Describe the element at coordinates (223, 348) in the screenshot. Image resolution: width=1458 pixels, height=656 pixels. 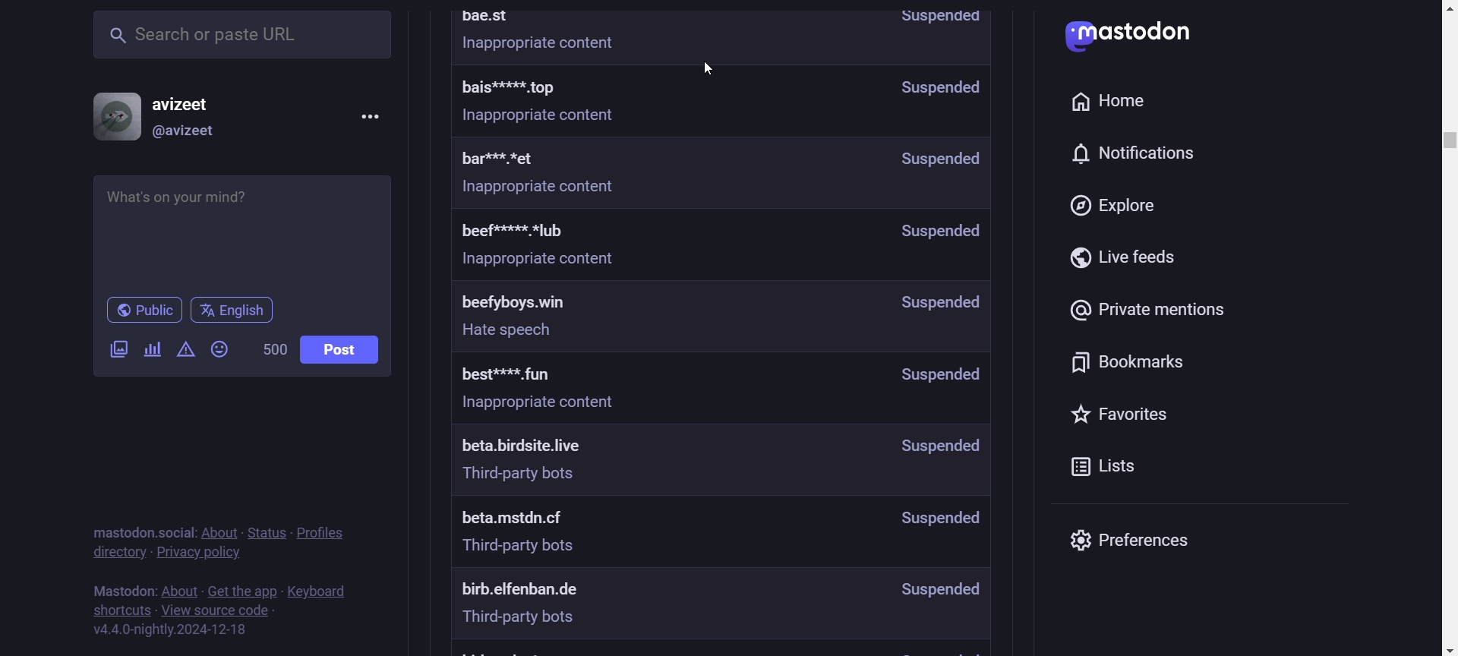
I see `add emojis` at that location.